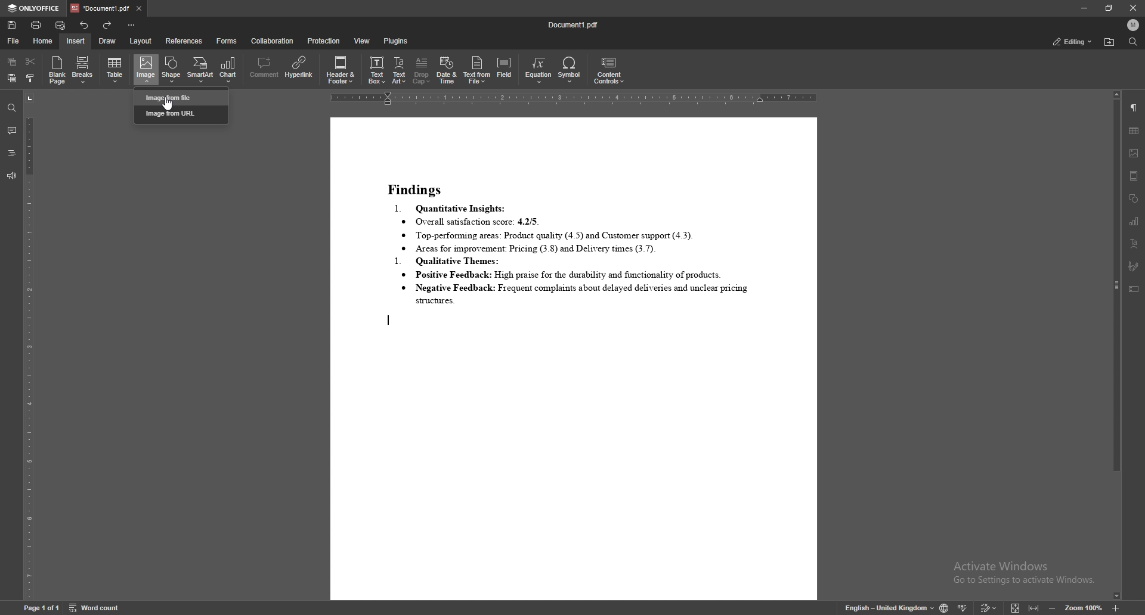  I want to click on feedback, so click(11, 176).